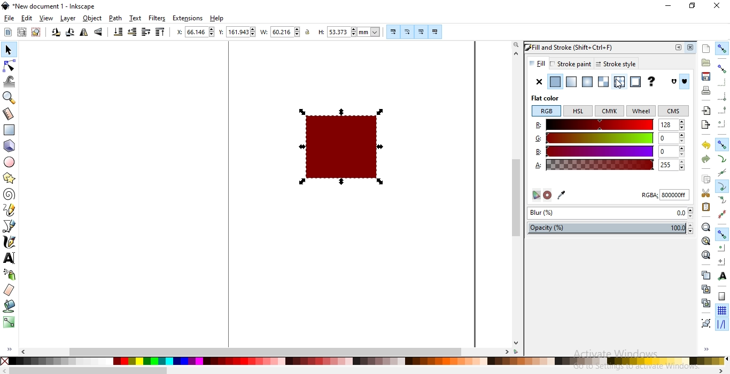  What do you see at coordinates (563, 194) in the screenshot?
I see `pick colors from image` at bounding box center [563, 194].